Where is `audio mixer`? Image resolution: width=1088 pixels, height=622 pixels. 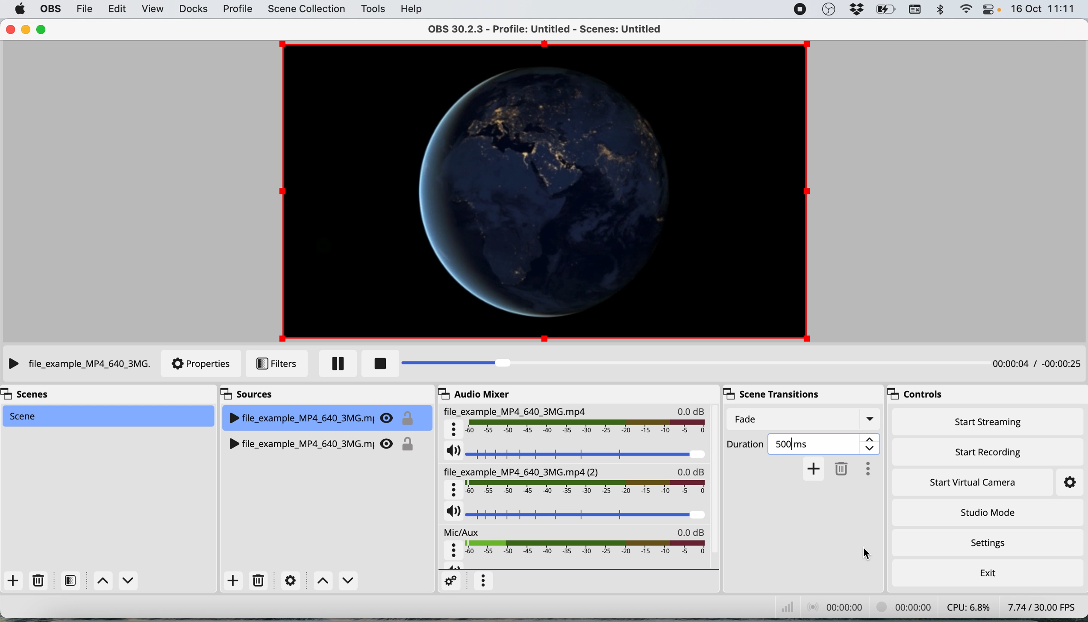 audio mixer is located at coordinates (482, 395).